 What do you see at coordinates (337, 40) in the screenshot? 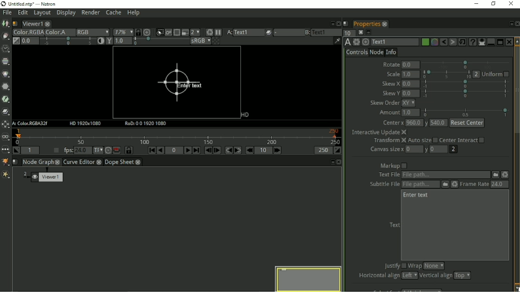
I see `Show/hide information bar` at bounding box center [337, 40].